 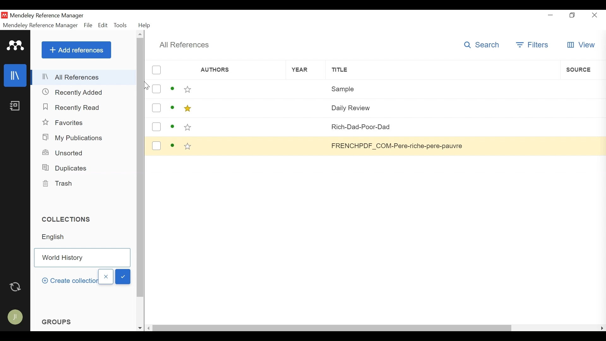 I want to click on Collection, so click(x=86, y=237).